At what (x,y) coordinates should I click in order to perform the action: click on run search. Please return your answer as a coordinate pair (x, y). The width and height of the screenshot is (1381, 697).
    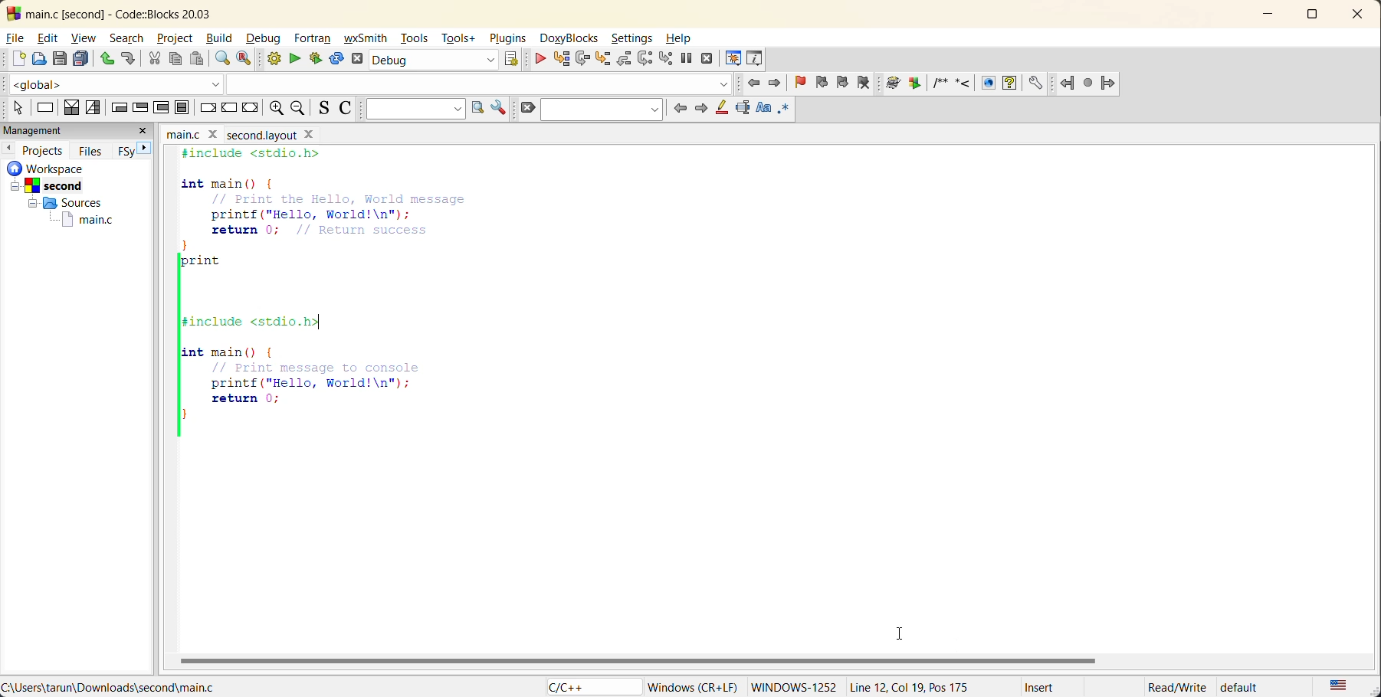
    Looking at the image, I should click on (476, 109).